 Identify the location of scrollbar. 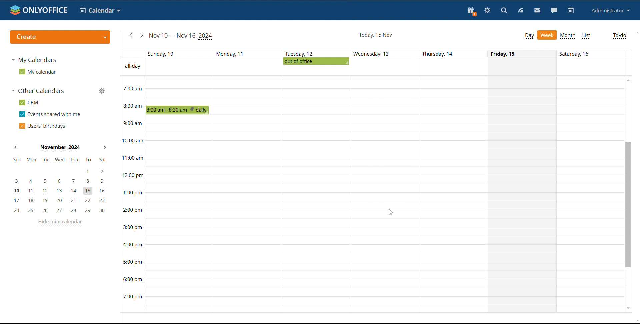
(629, 205).